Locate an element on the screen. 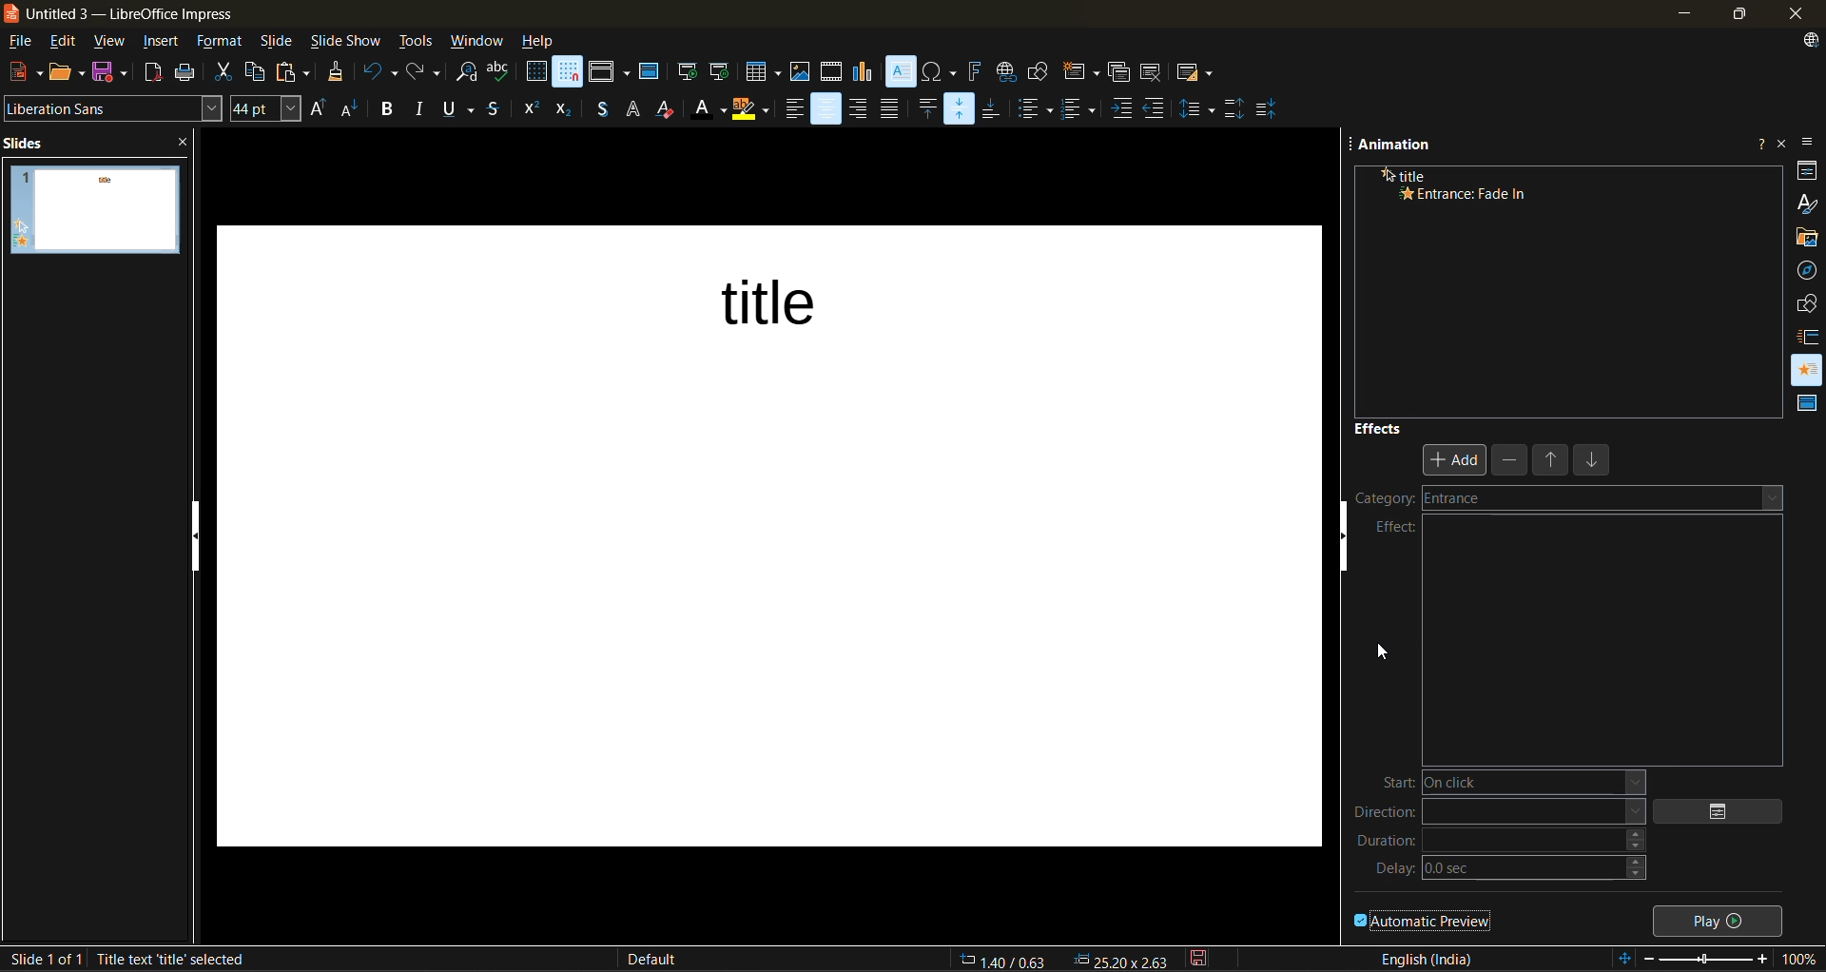 The height and width of the screenshot is (972, 1826). move up is located at coordinates (1553, 463).